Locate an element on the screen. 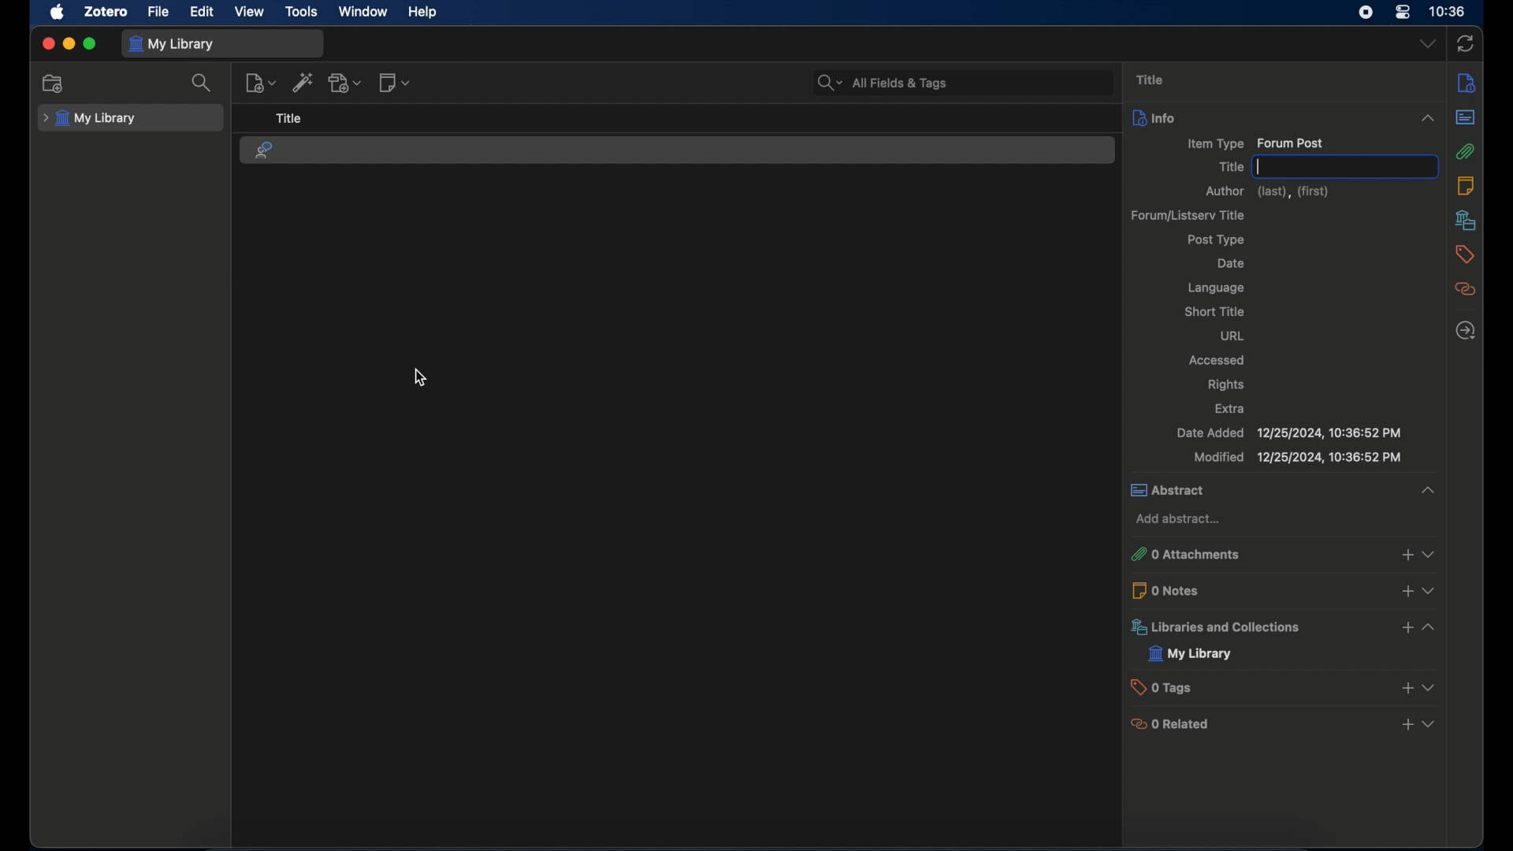 The width and height of the screenshot is (1513, 851). cursor is located at coordinates (422, 377).